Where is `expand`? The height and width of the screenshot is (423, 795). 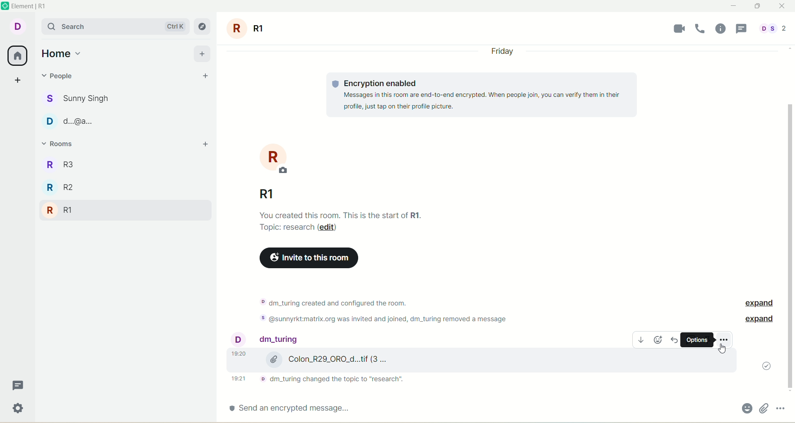 expand is located at coordinates (759, 320).